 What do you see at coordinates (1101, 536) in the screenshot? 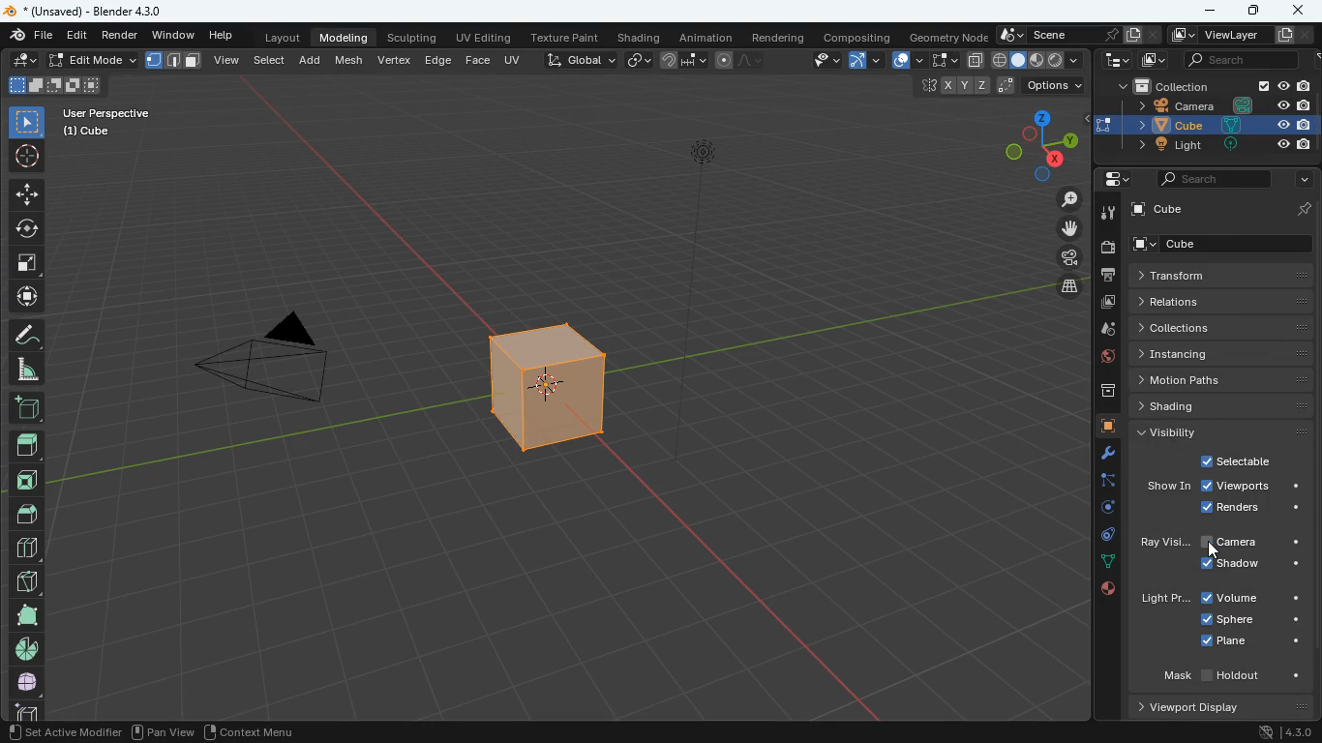
I see `control` at bounding box center [1101, 536].